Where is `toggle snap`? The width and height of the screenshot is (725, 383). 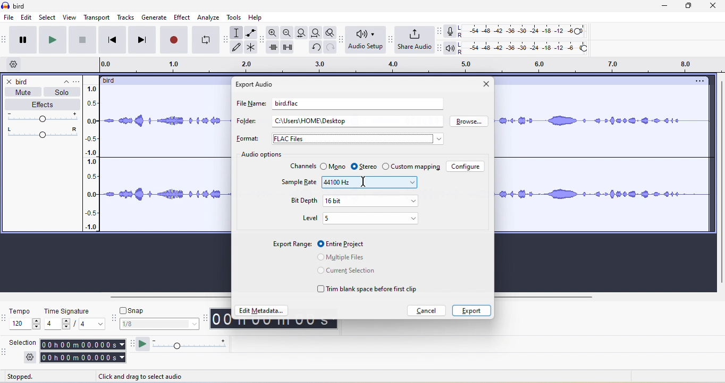
toggle snap is located at coordinates (134, 309).